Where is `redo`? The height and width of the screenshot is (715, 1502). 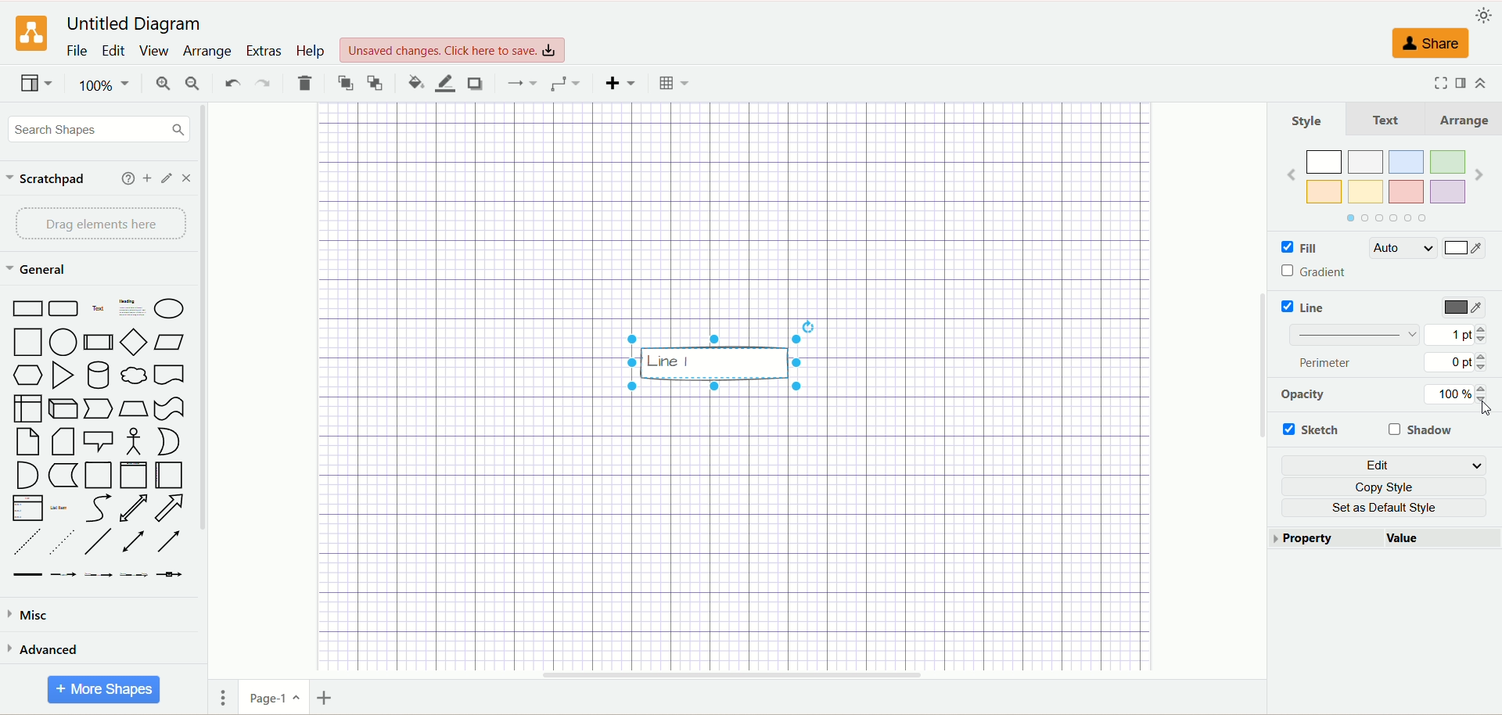 redo is located at coordinates (262, 81).